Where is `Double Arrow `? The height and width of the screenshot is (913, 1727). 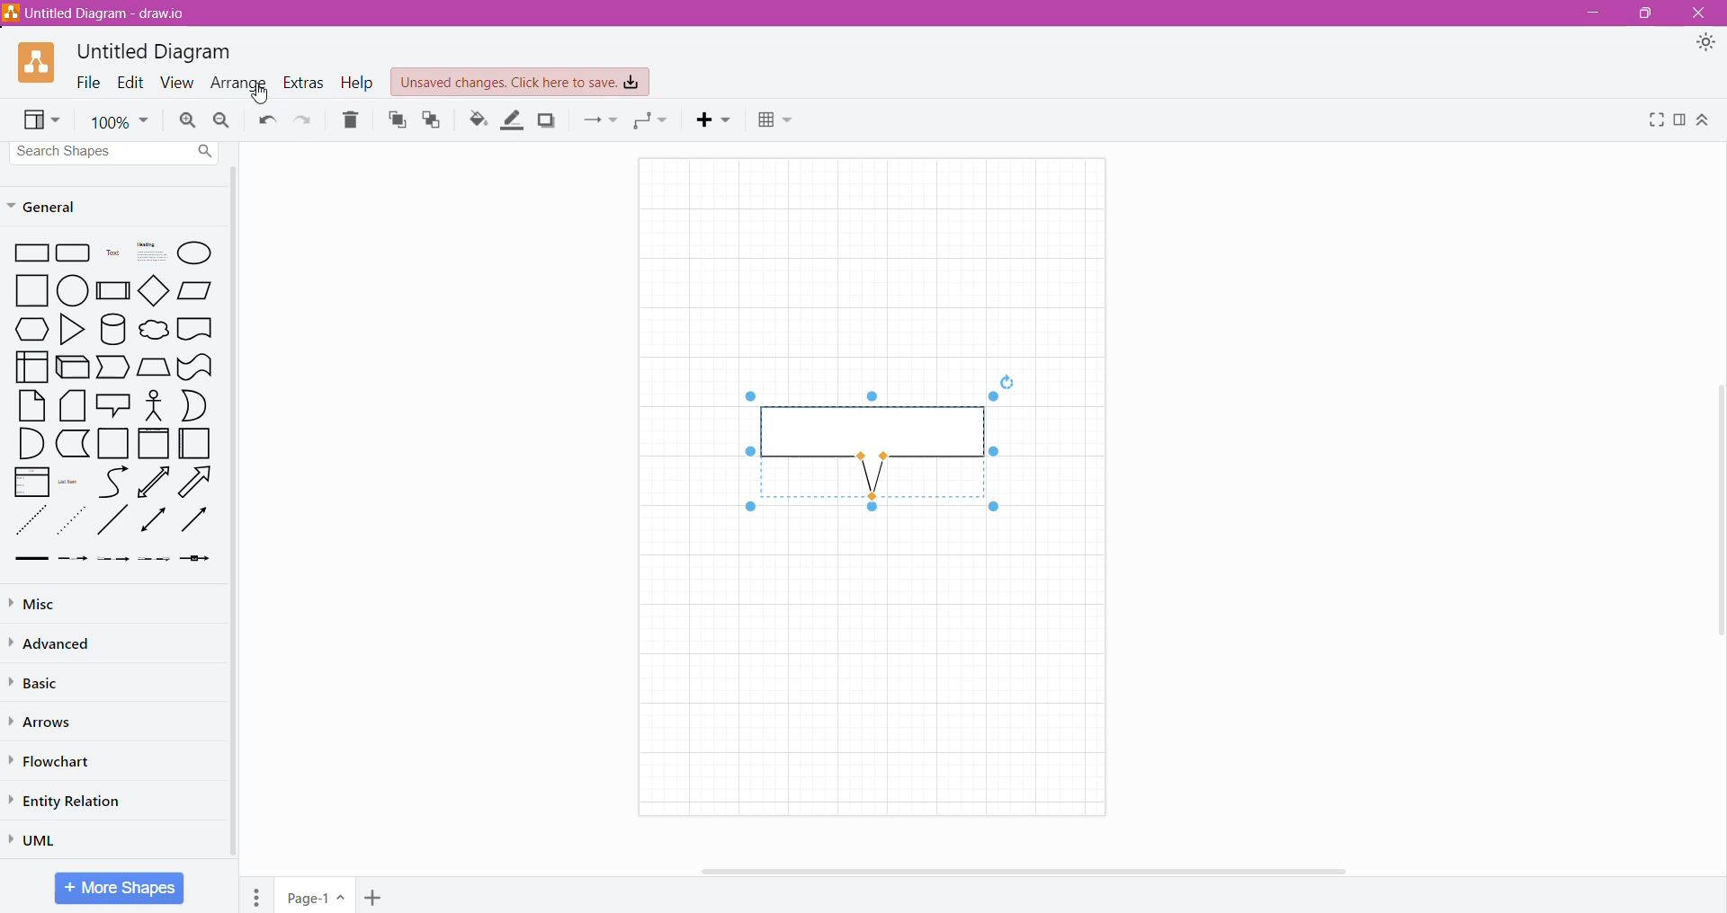
Double Arrow  is located at coordinates (154, 521).